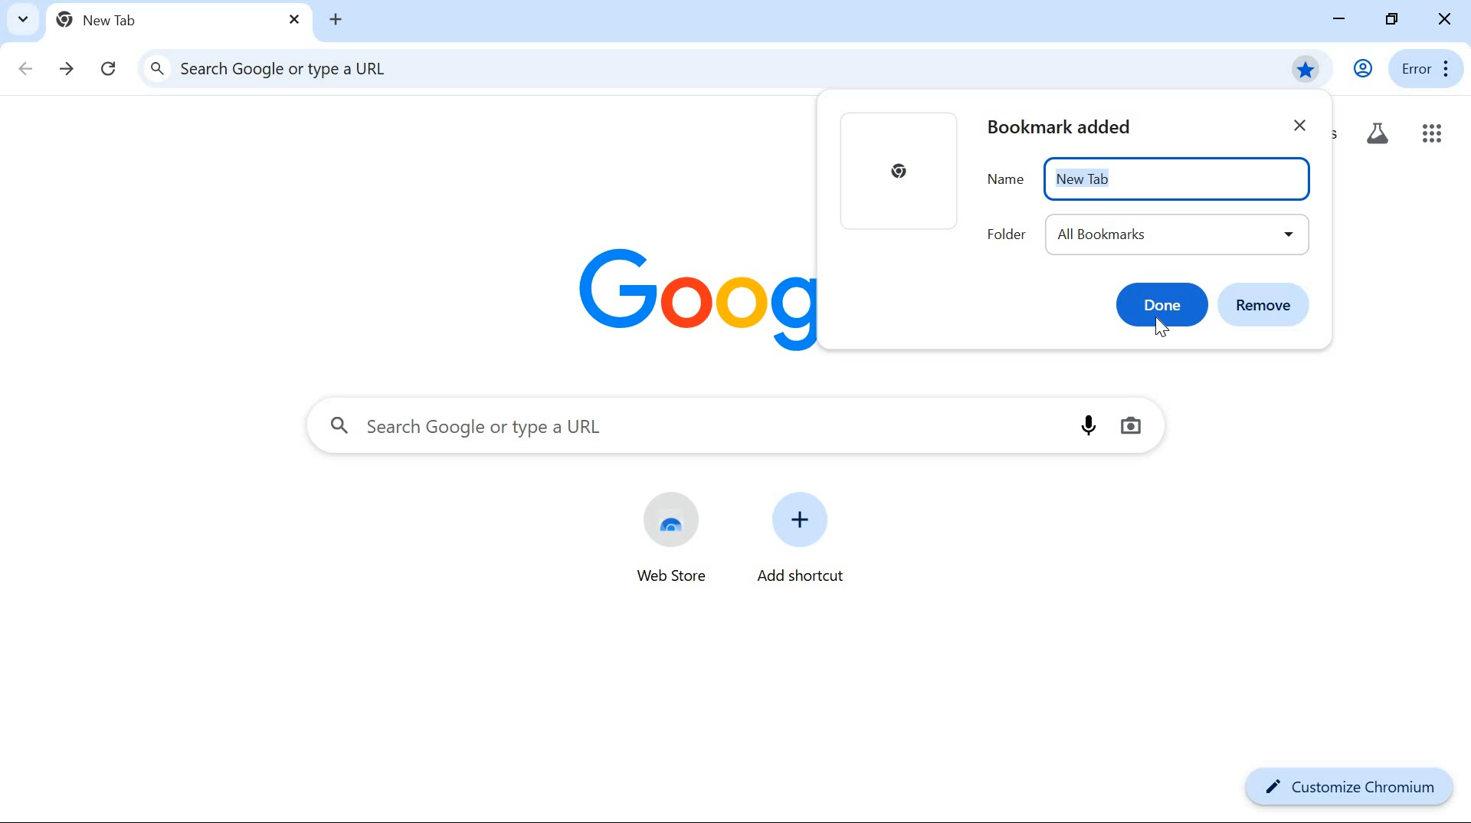 The image size is (1471, 823). I want to click on search google or type a URL, so click(680, 67).